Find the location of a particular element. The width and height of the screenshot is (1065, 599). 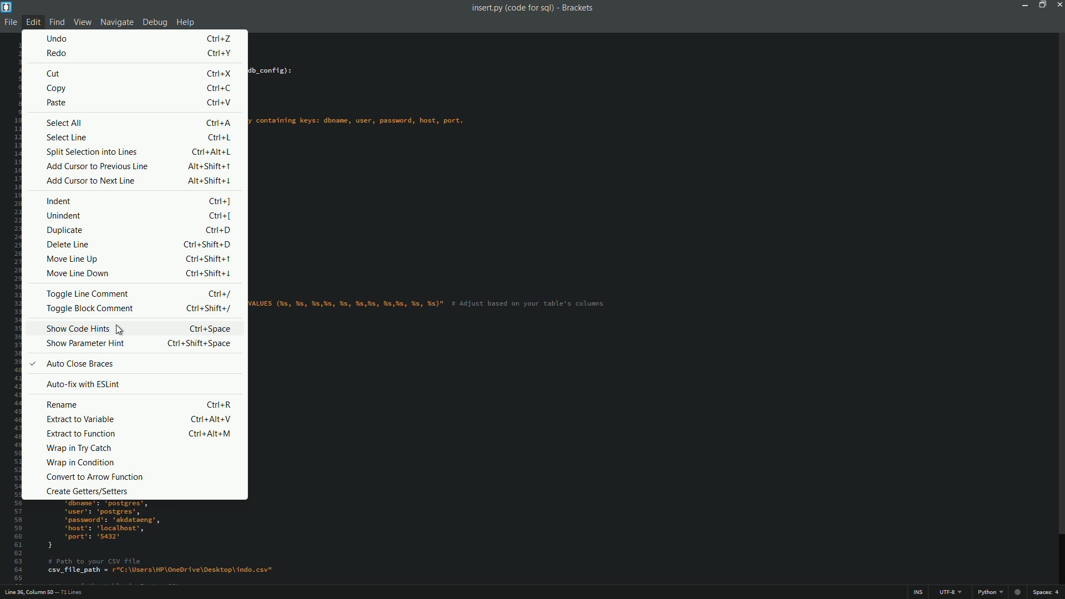

keyboard shortcut is located at coordinates (207, 182).